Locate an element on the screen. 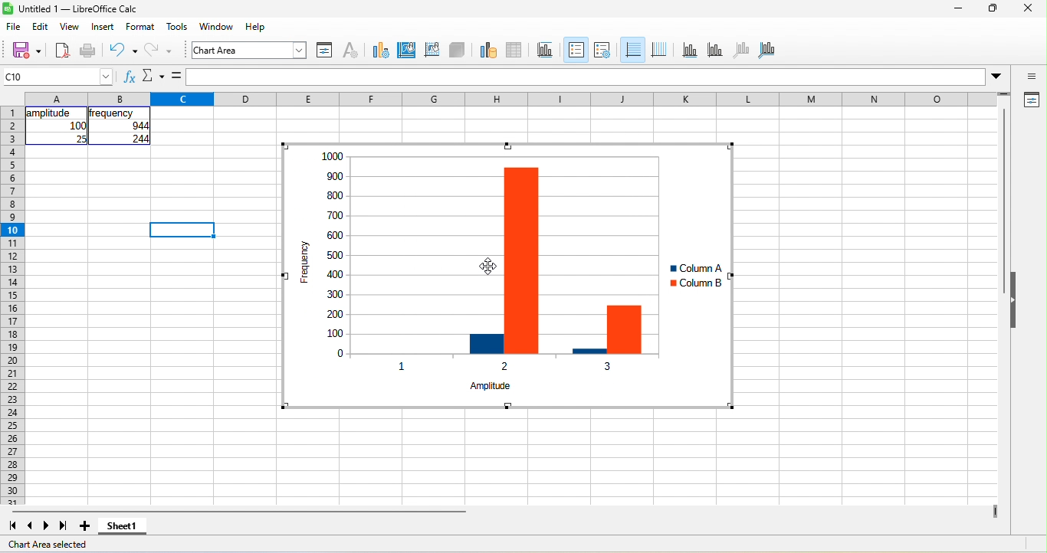 Image resolution: width=1047 pixels, height=553 pixels. chart wall is located at coordinates (432, 51).